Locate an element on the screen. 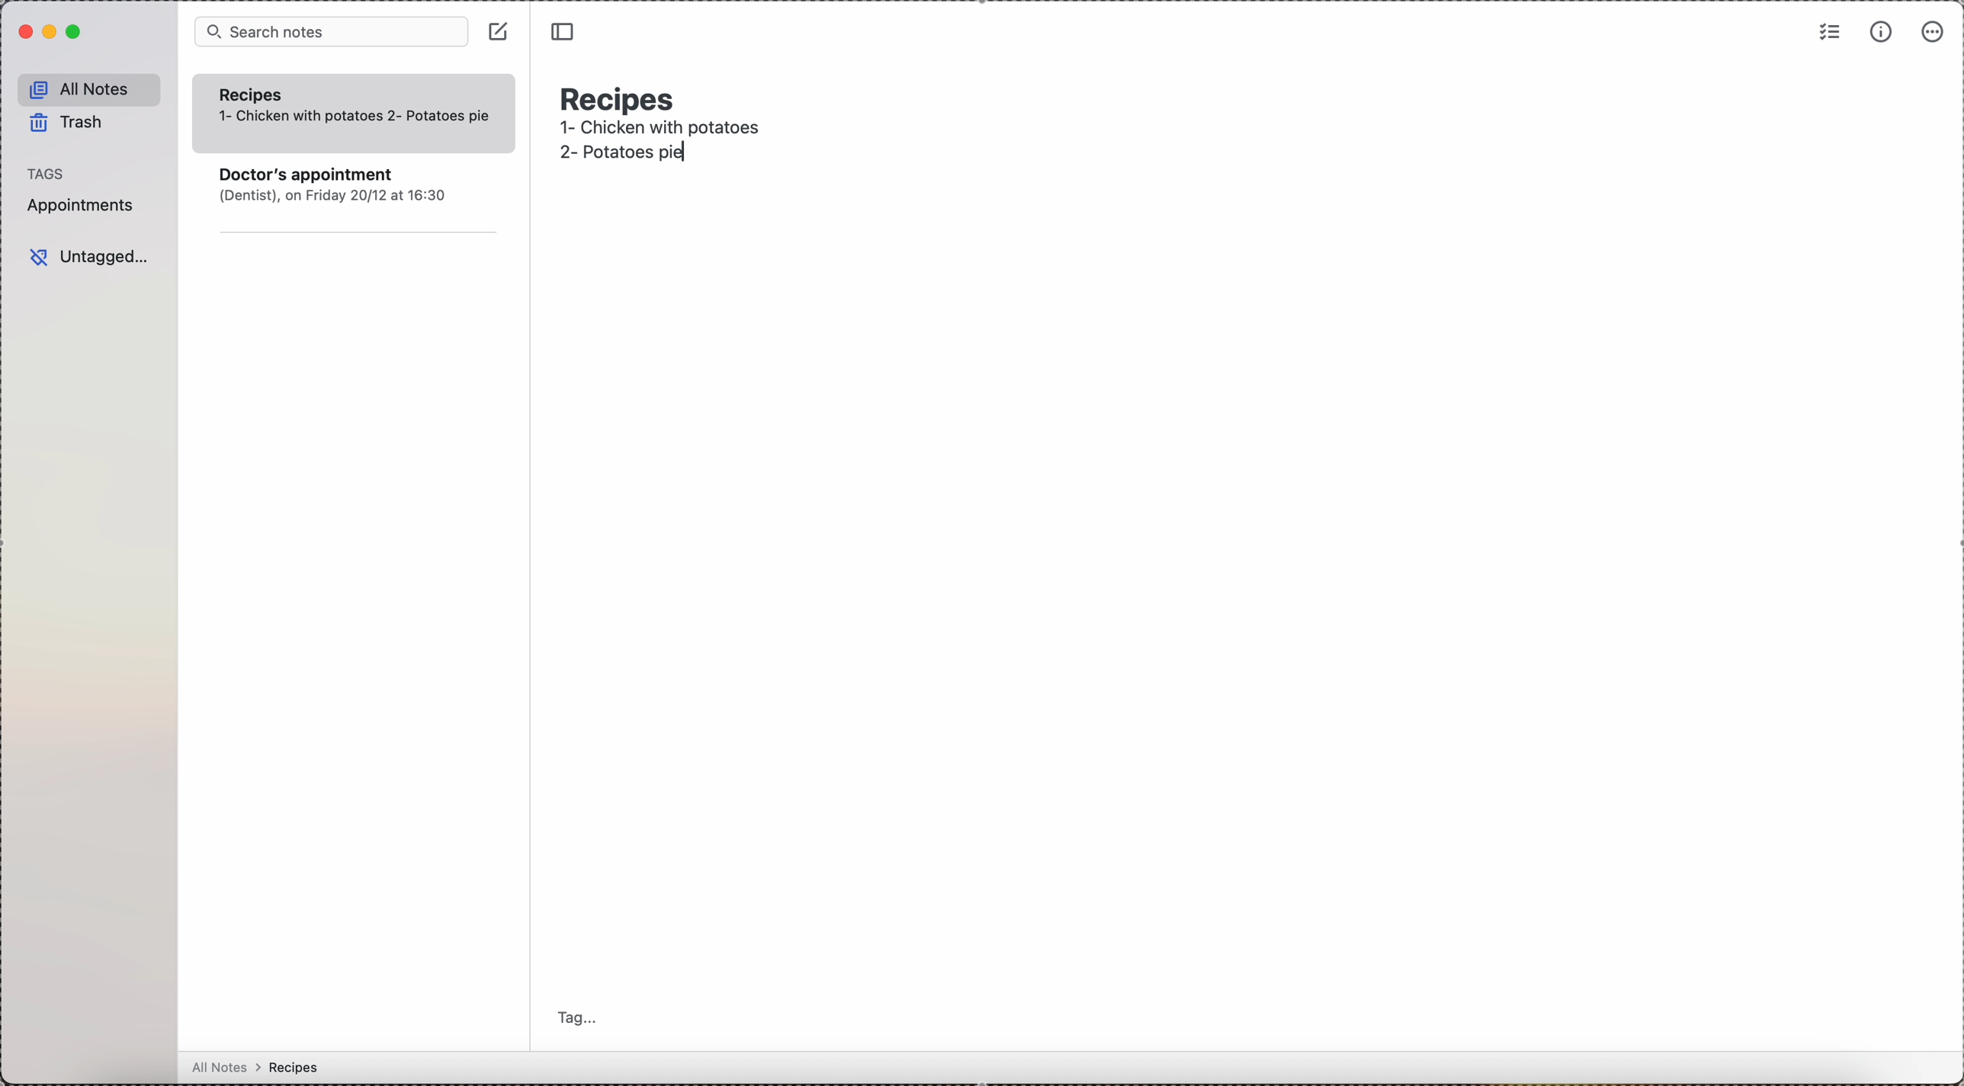  recipe is located at coordinates (444, 117).